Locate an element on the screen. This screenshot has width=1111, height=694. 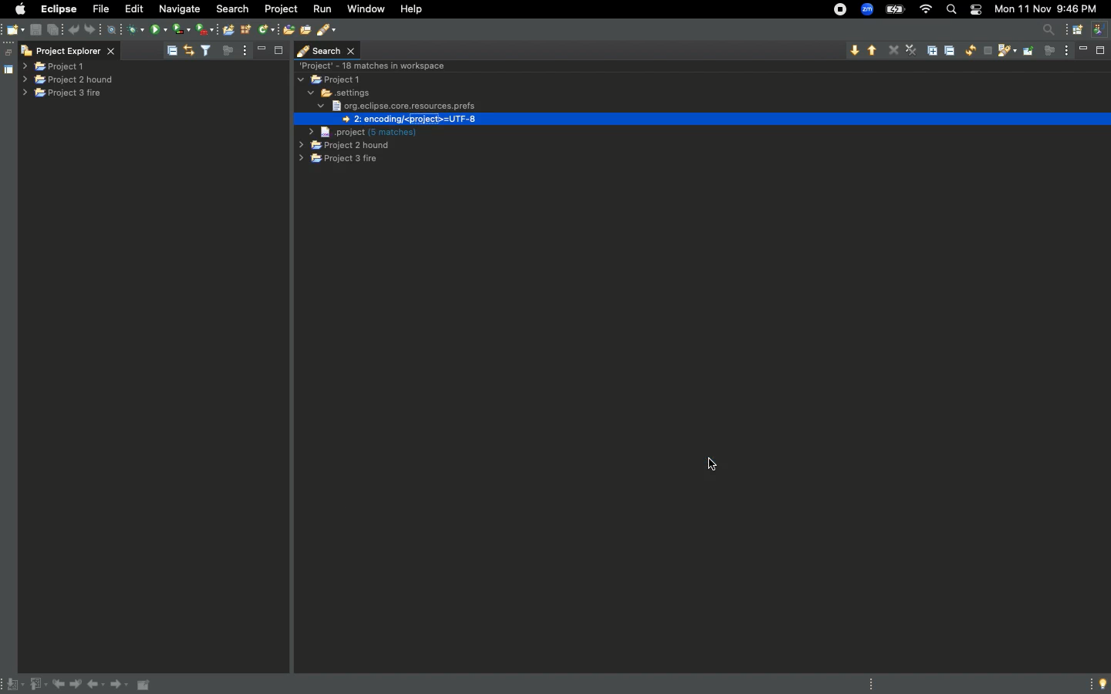
new java type is located at coordinates (246, 29).